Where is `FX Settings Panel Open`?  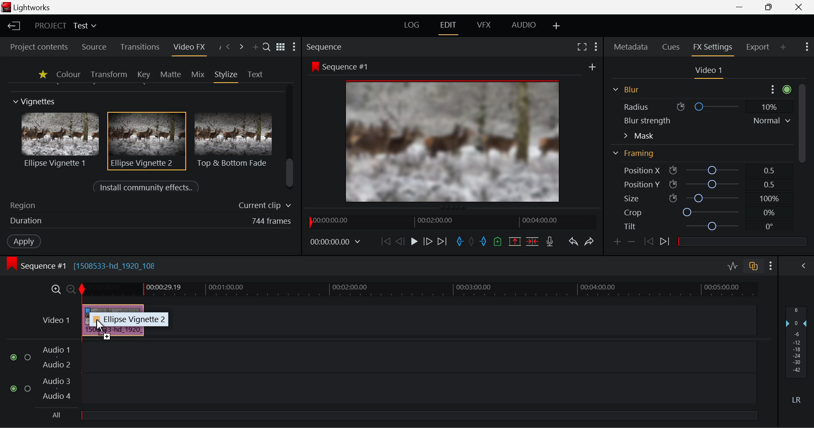
FX Settings Panel Open is located at coordinates (711, 48).